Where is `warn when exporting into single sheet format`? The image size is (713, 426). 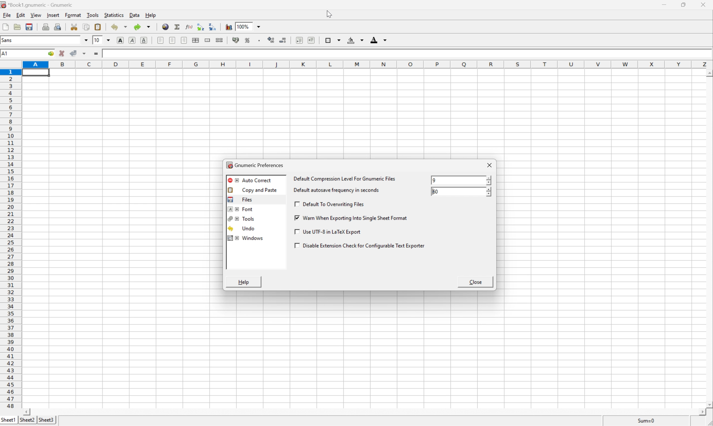 warn when exporting into single sheet format is located at coordinates (350, 217).